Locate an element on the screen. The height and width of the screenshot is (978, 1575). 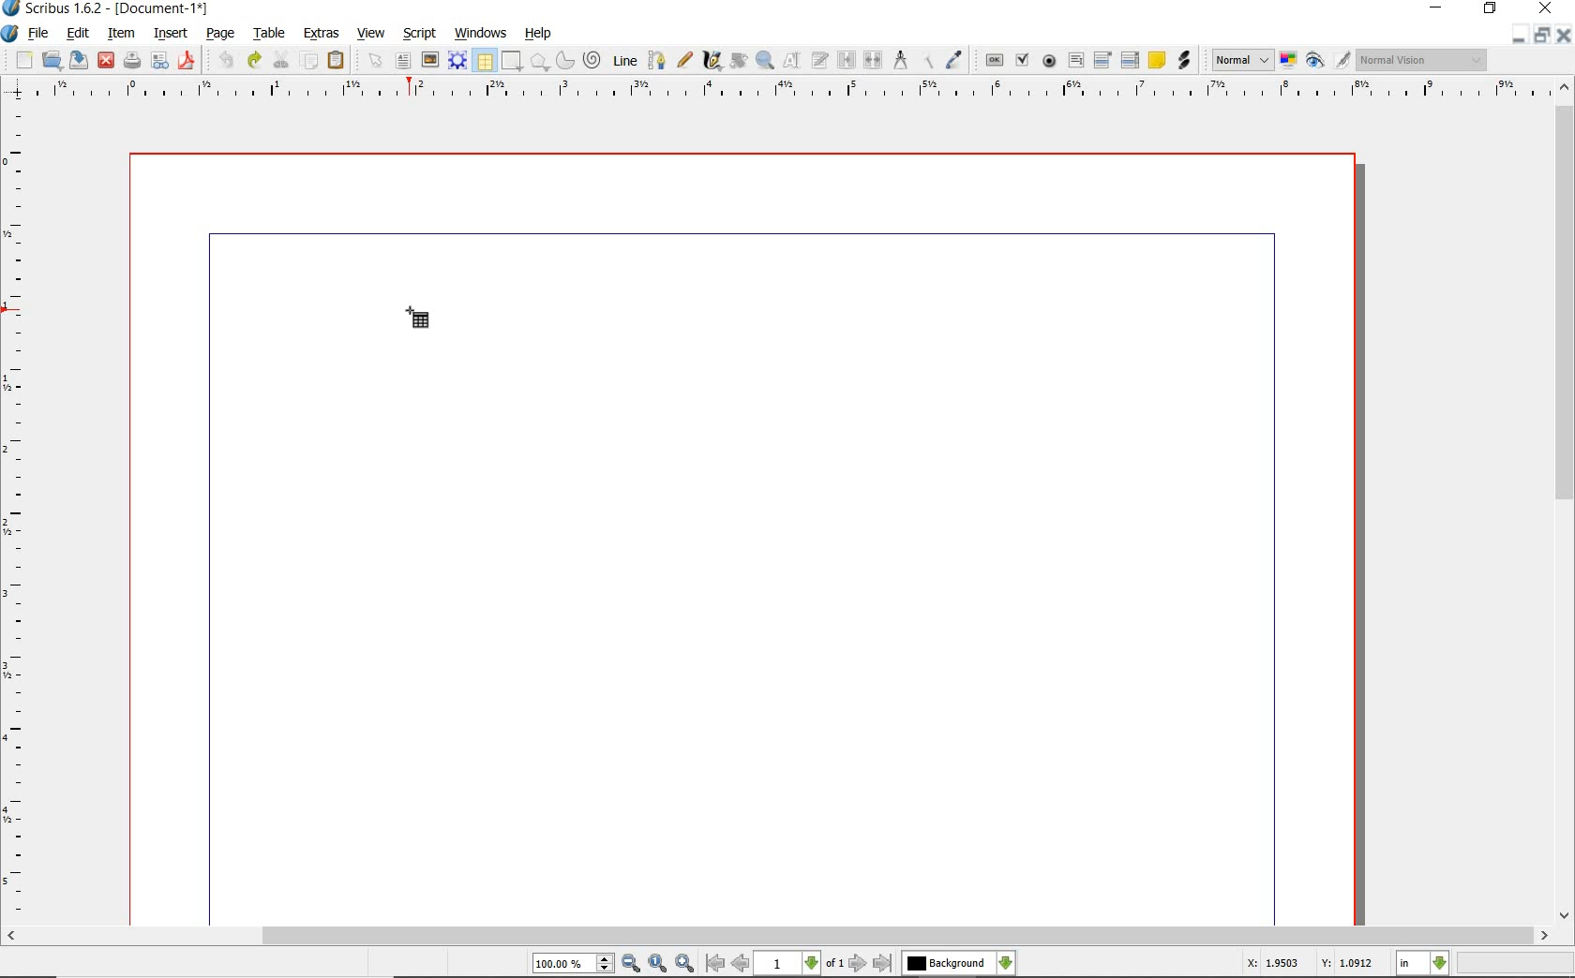
copy is located at coordinates (310, 62).